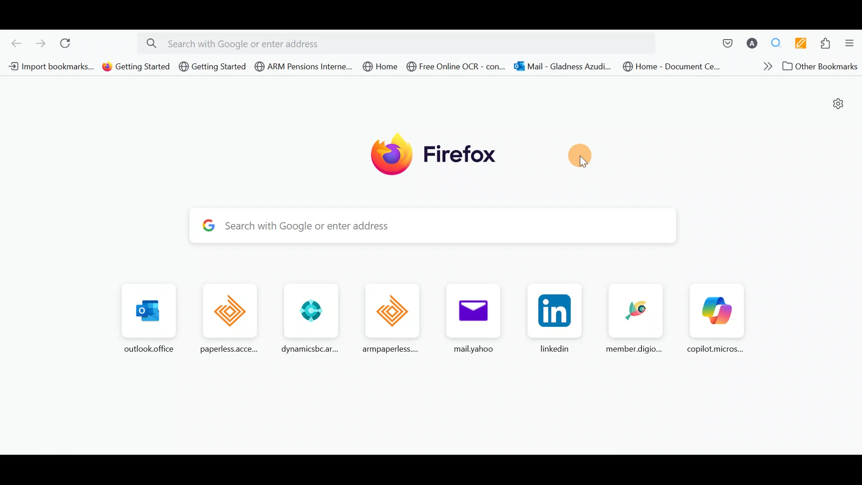 The width and height of the screenshot is (862, 485). I want to click on Bookmark 8, so click(675, 66).